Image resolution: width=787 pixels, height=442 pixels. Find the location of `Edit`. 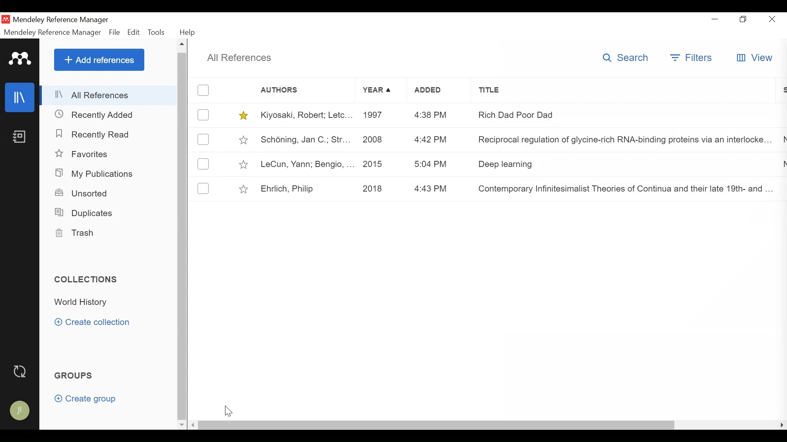

Edit is located at coordinates (134, 32).